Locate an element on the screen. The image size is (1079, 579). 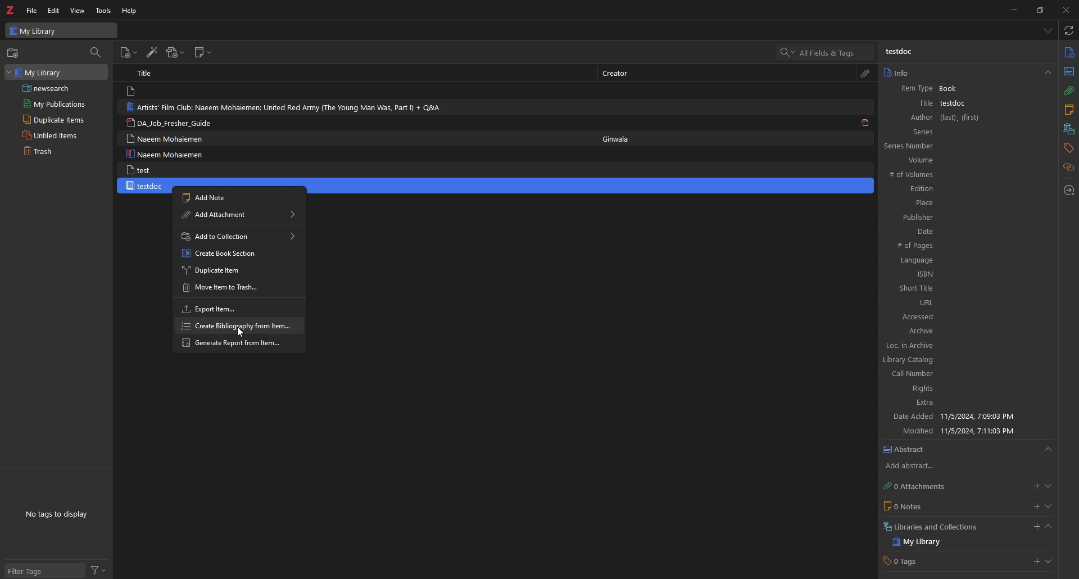
saved search is located at coordinates (58, 88).